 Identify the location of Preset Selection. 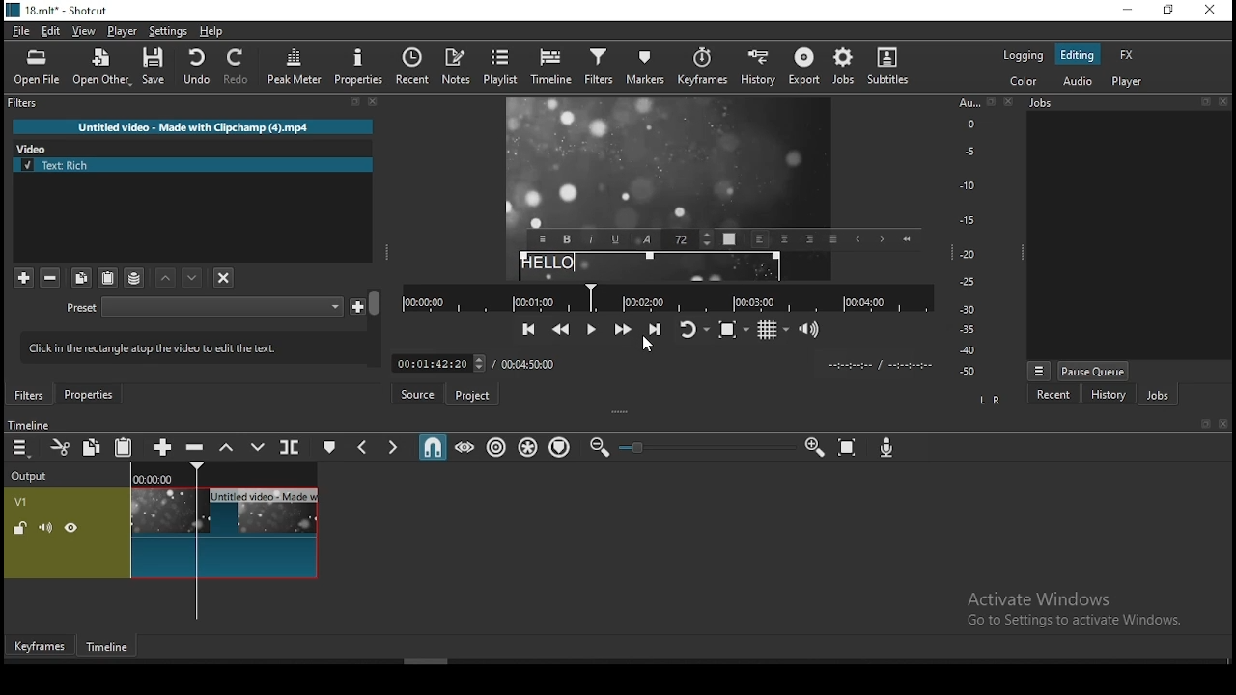
(222, 307).